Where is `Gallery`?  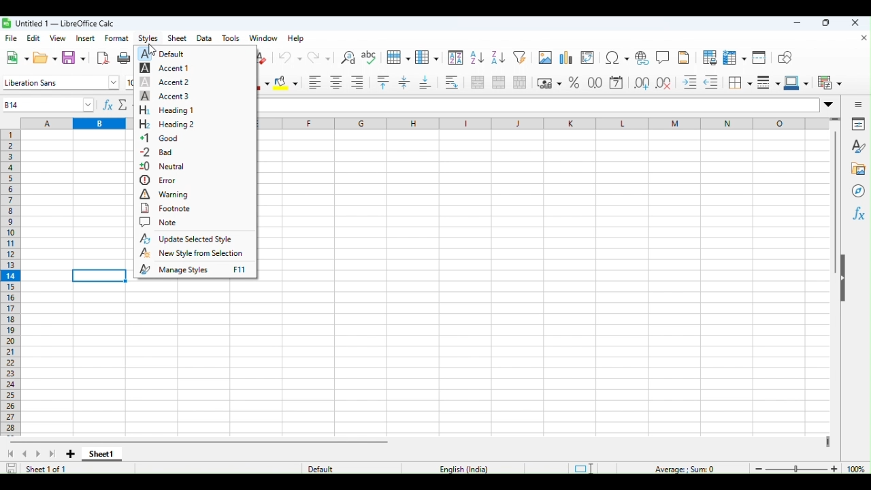
Gallery is located at coordinates (857, 166).